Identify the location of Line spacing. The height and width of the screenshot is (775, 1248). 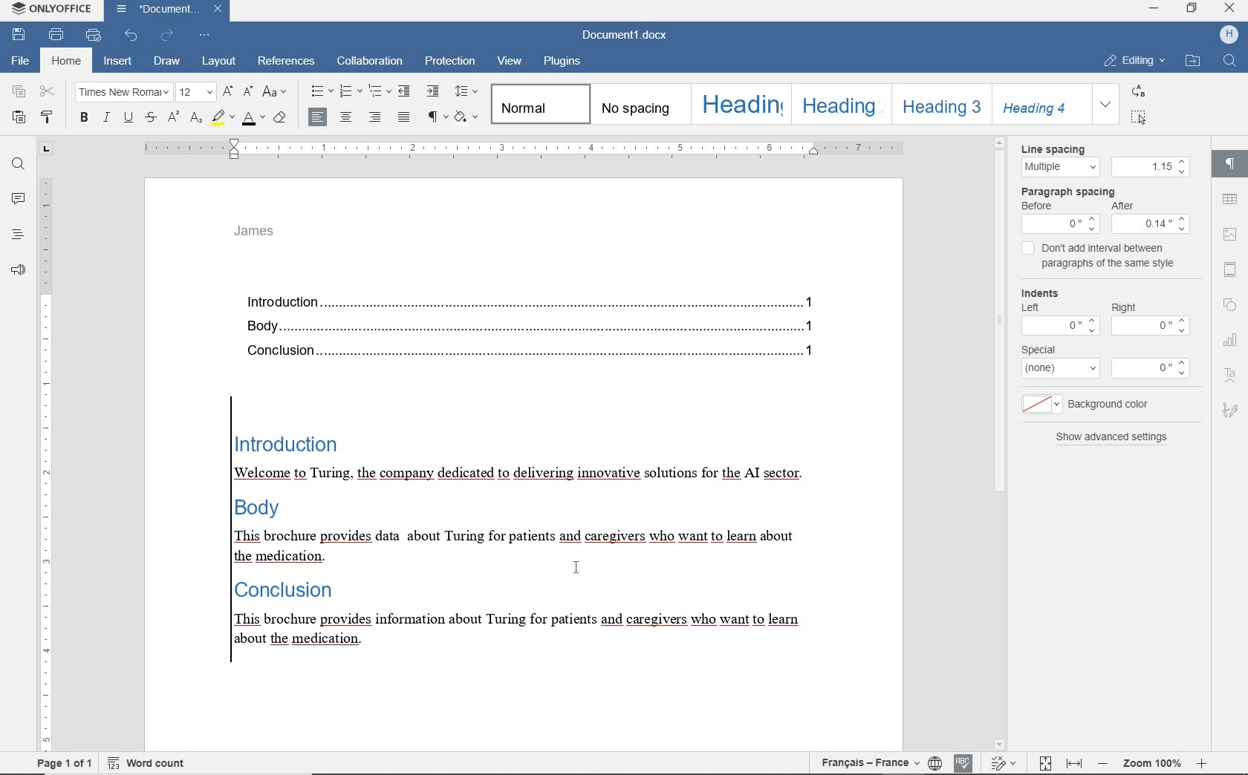
(1065, 148).